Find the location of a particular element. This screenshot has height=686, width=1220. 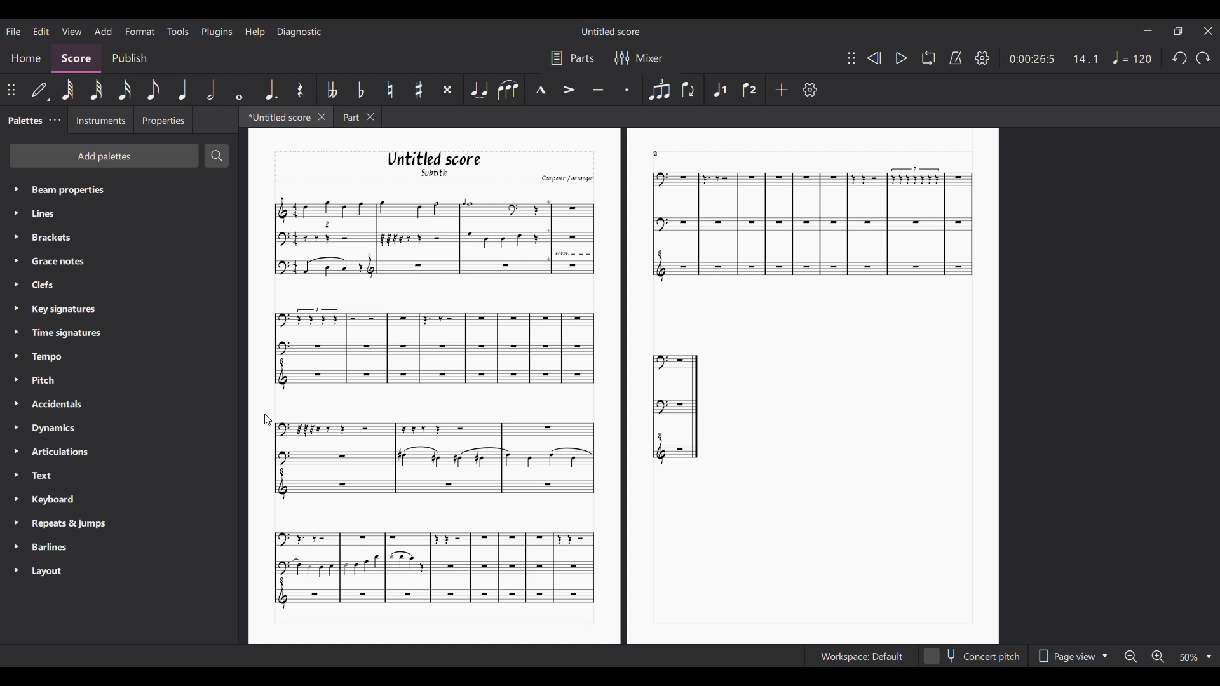

cursor is located at coordinates (269, 420).